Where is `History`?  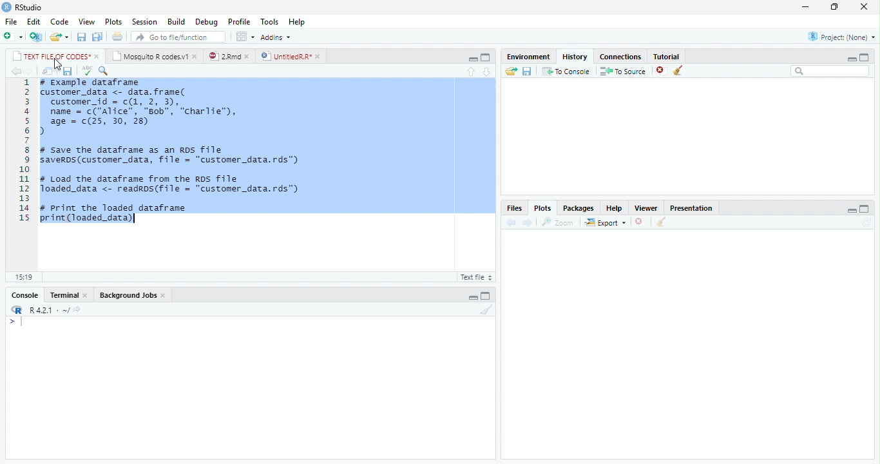 History is located at coordinates (575, 56).